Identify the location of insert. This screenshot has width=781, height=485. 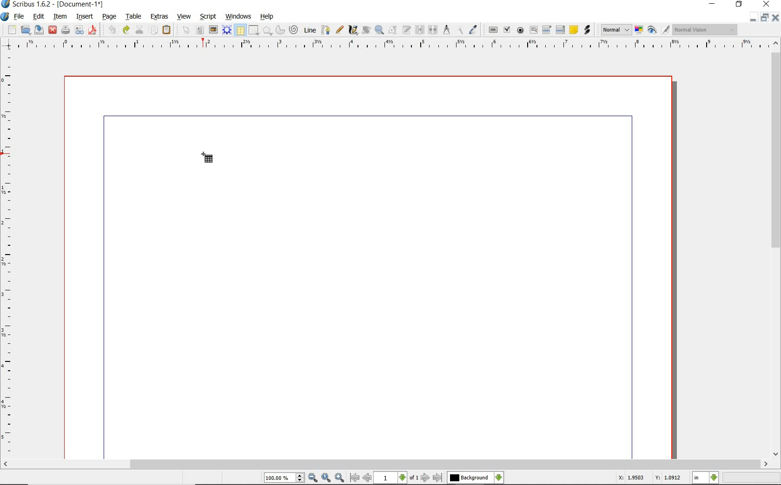
(84, 17).